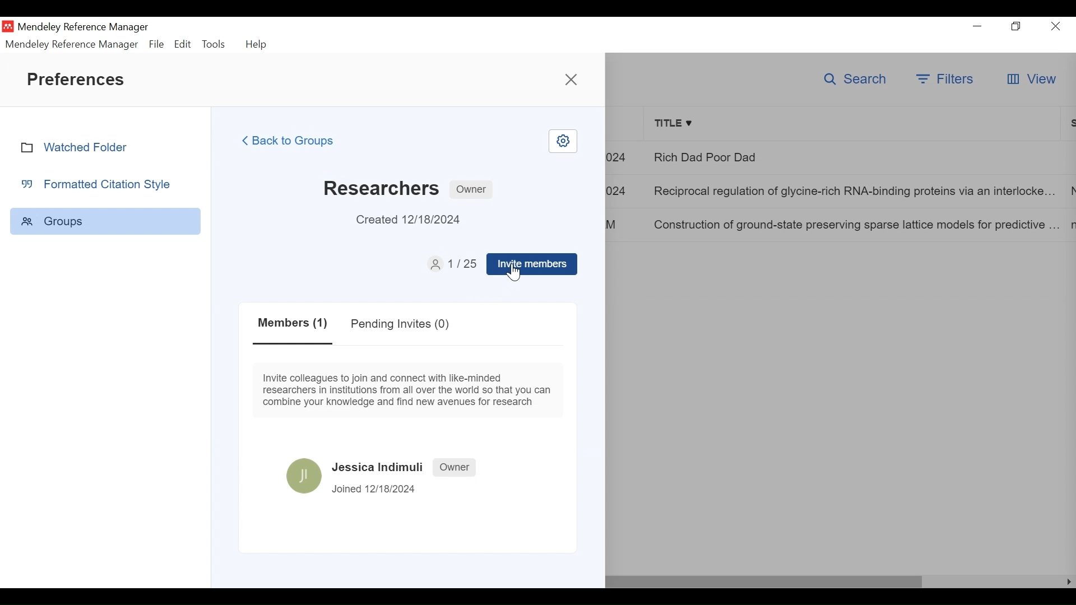 The height and width of the screenshot is (605, 1076). Describe the element at coordinates (294, 325) in the screenshot. I see `Members(1)` at that location.